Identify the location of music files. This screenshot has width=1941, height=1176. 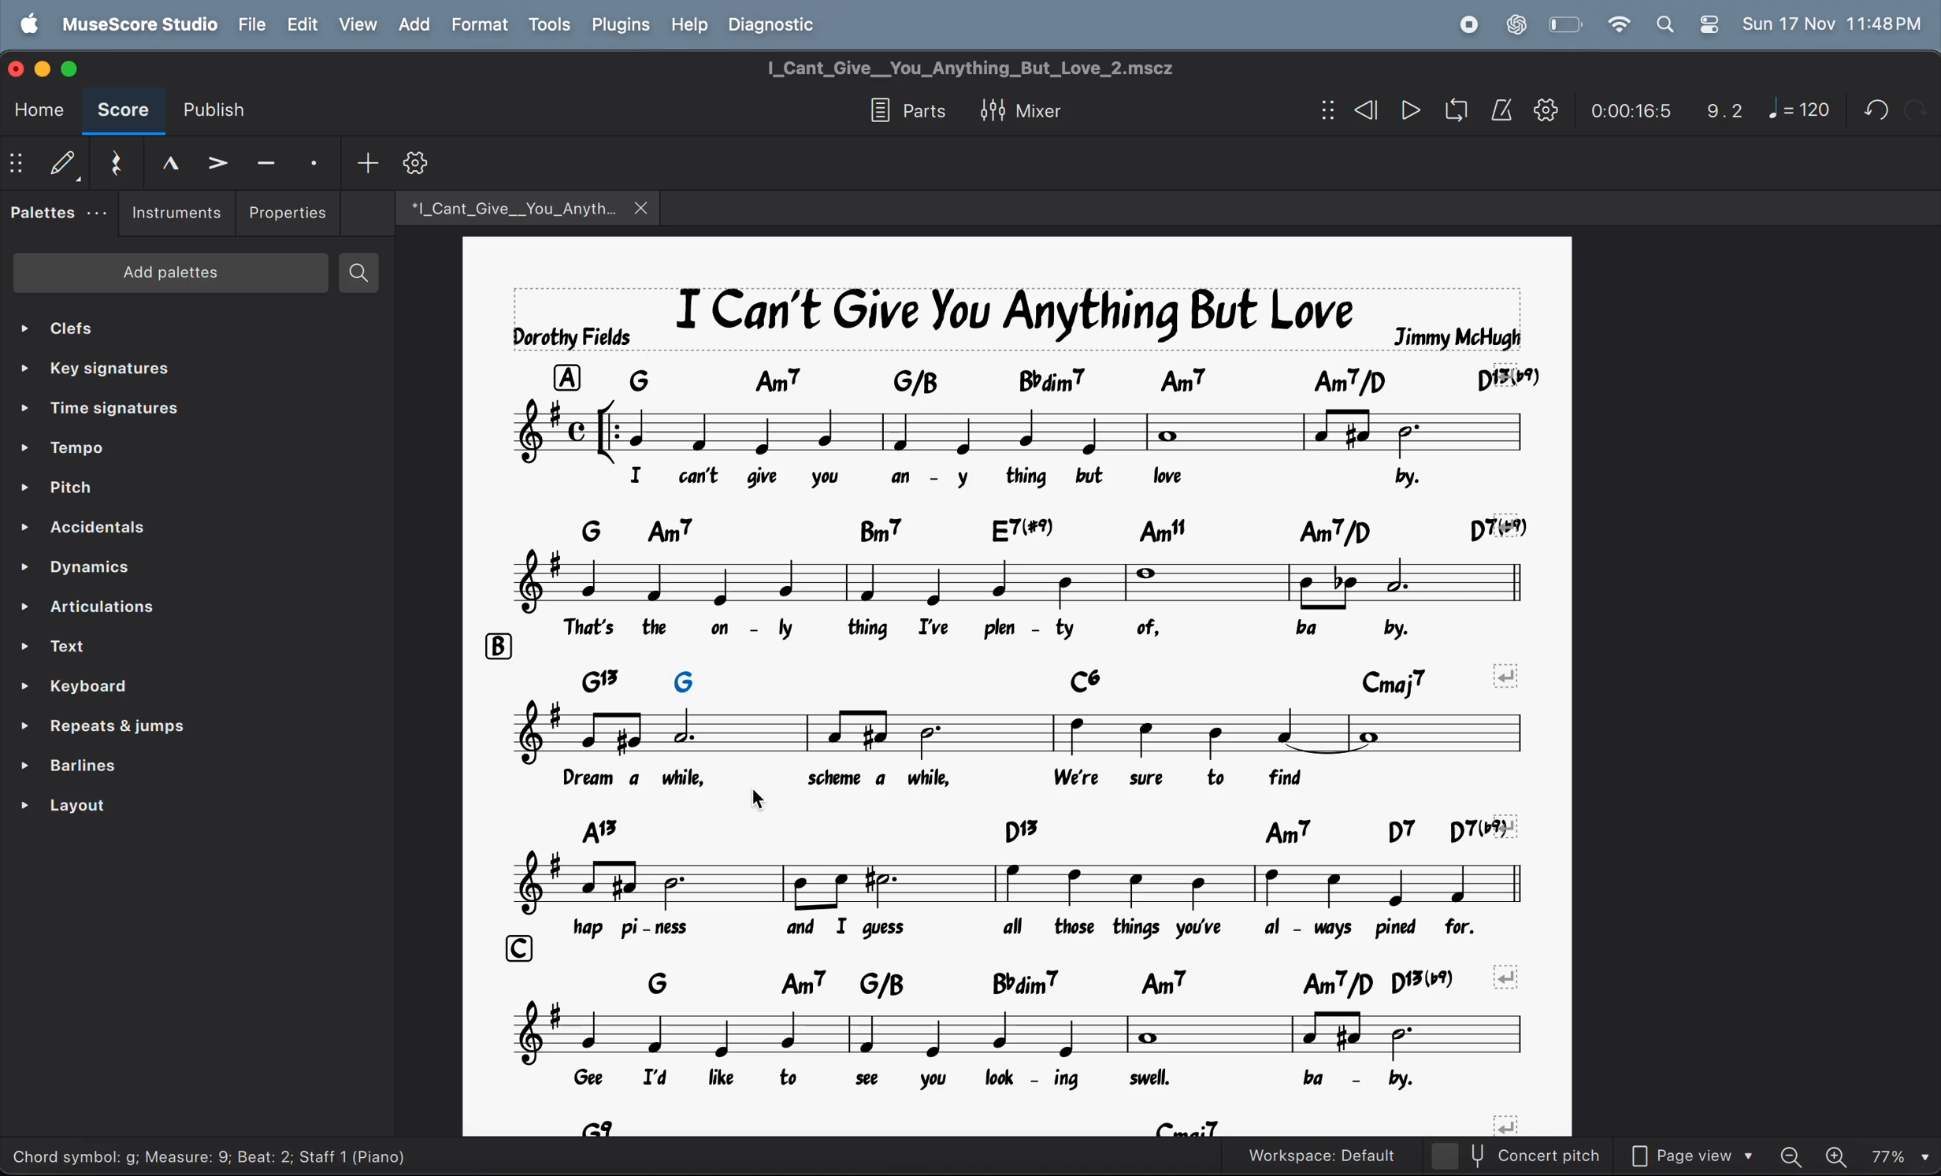
(527, 207).